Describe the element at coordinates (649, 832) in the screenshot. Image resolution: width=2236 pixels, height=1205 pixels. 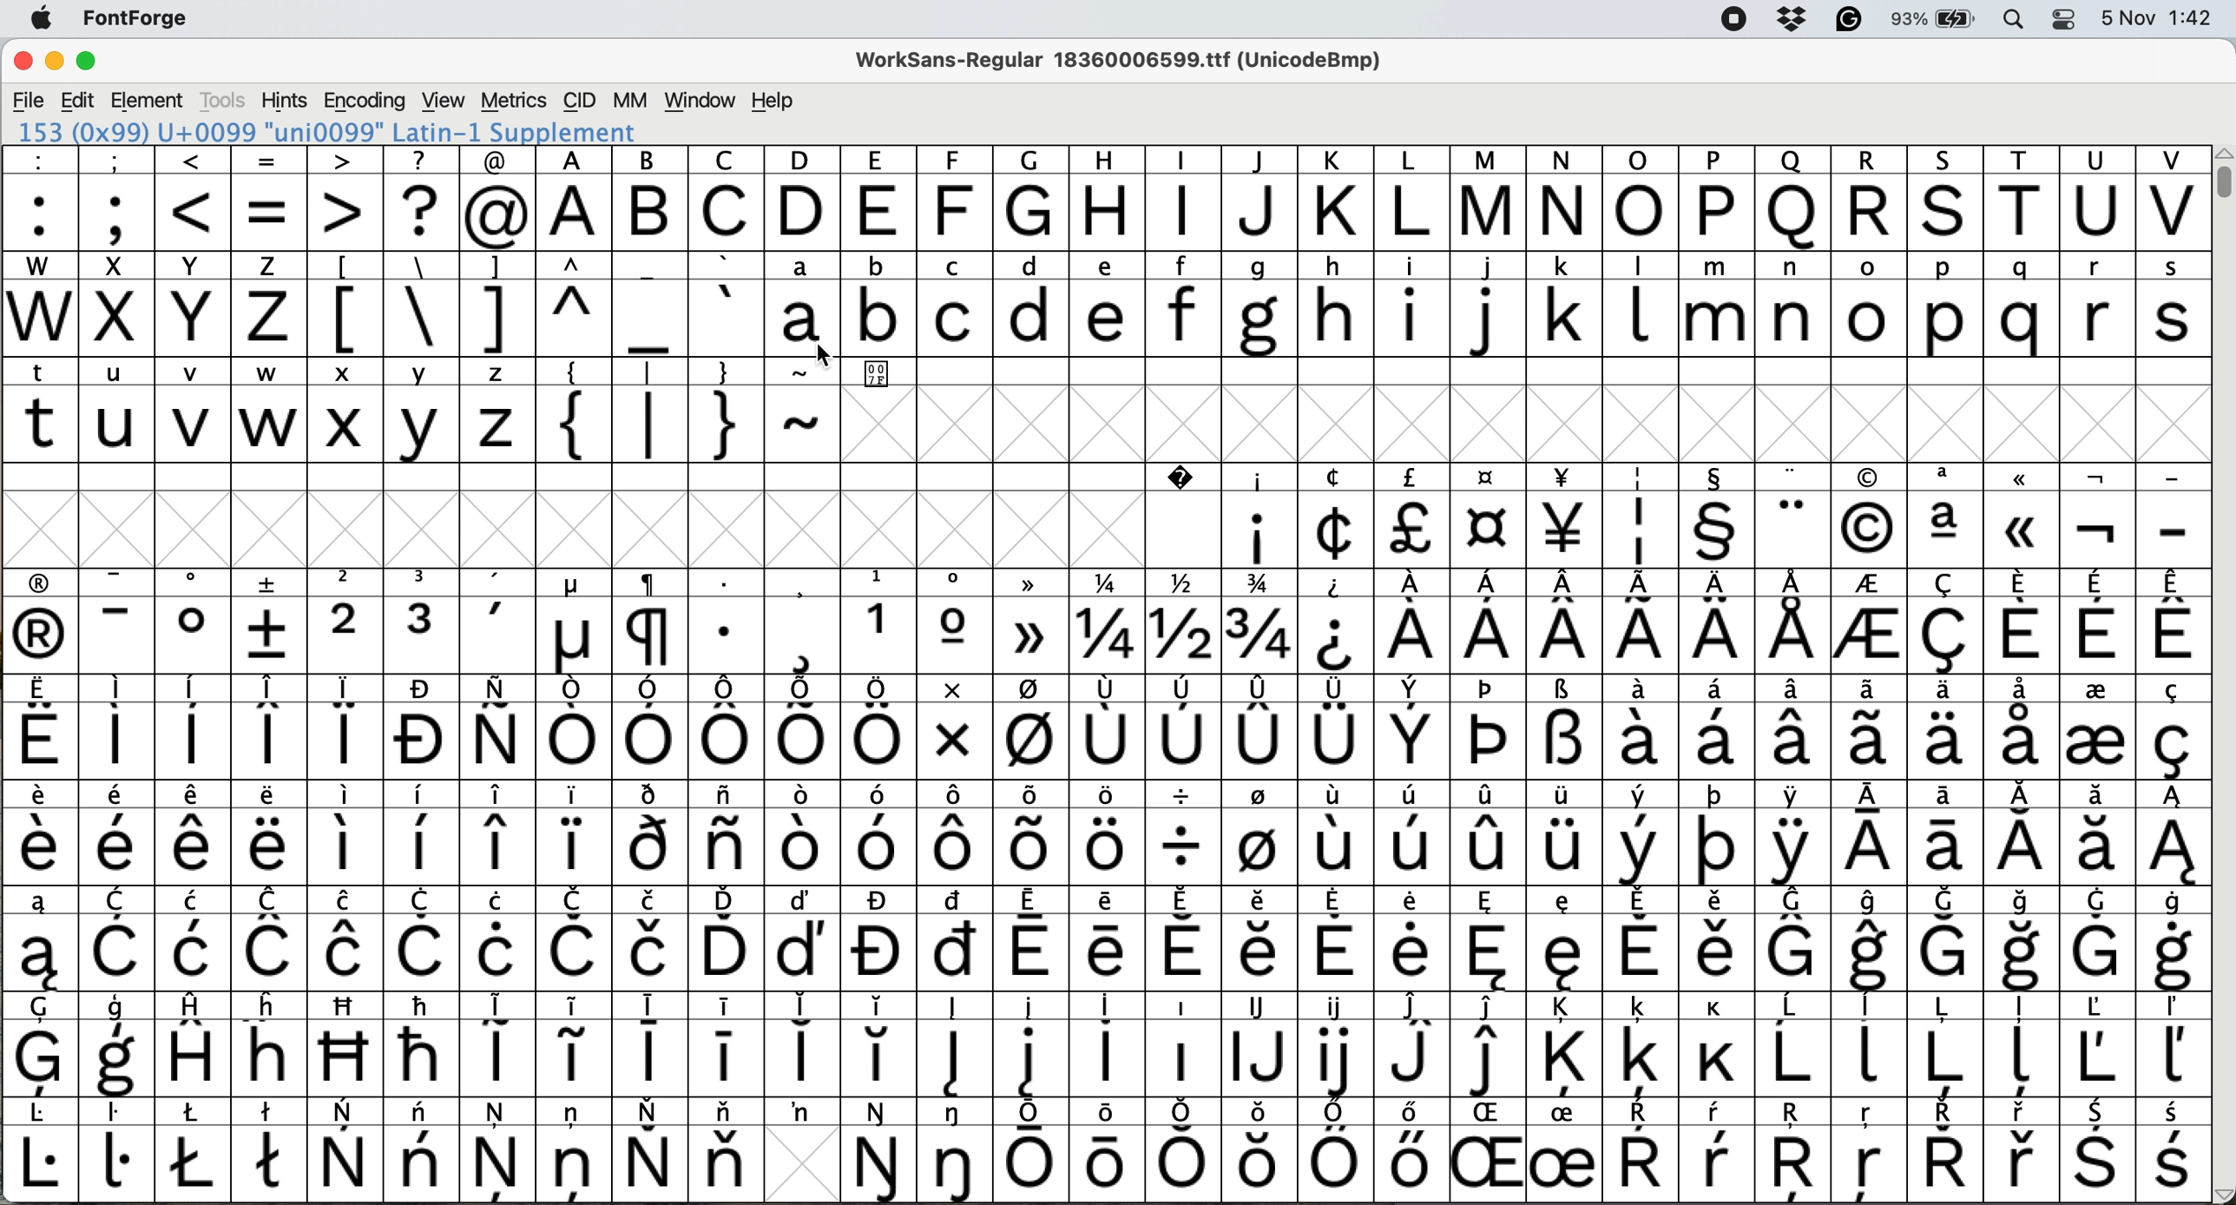
I see `symbol` at that location.